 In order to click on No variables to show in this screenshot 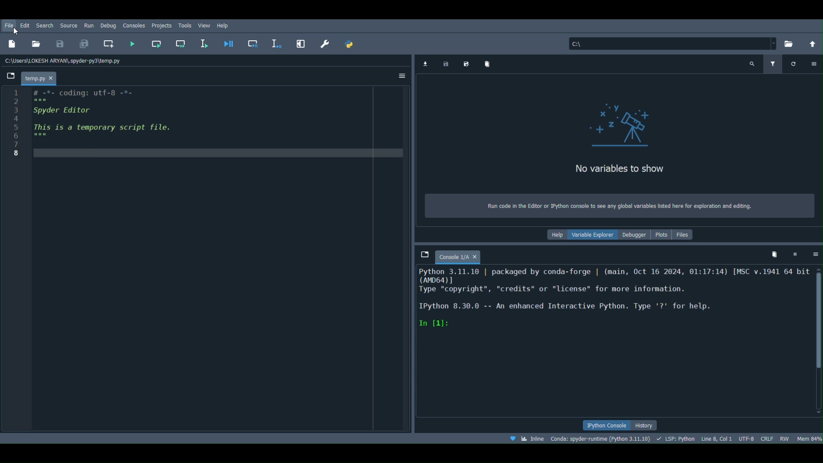, I will do `click(648, 168)`.